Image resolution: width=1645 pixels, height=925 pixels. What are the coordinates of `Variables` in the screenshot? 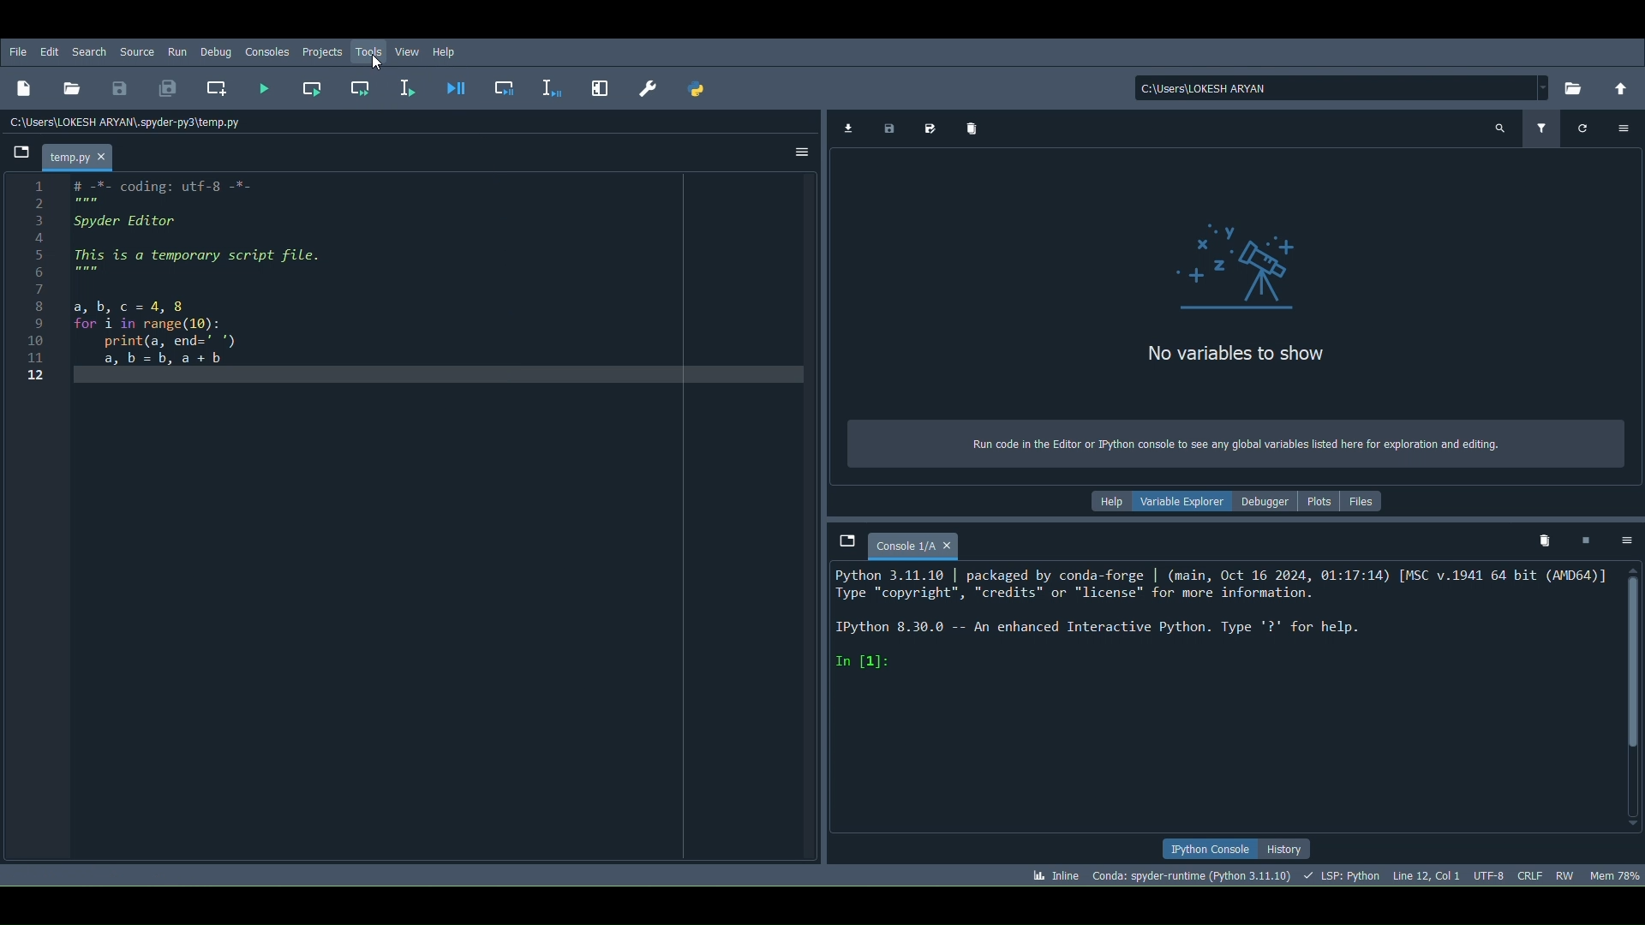 It's located at (1230, 294).